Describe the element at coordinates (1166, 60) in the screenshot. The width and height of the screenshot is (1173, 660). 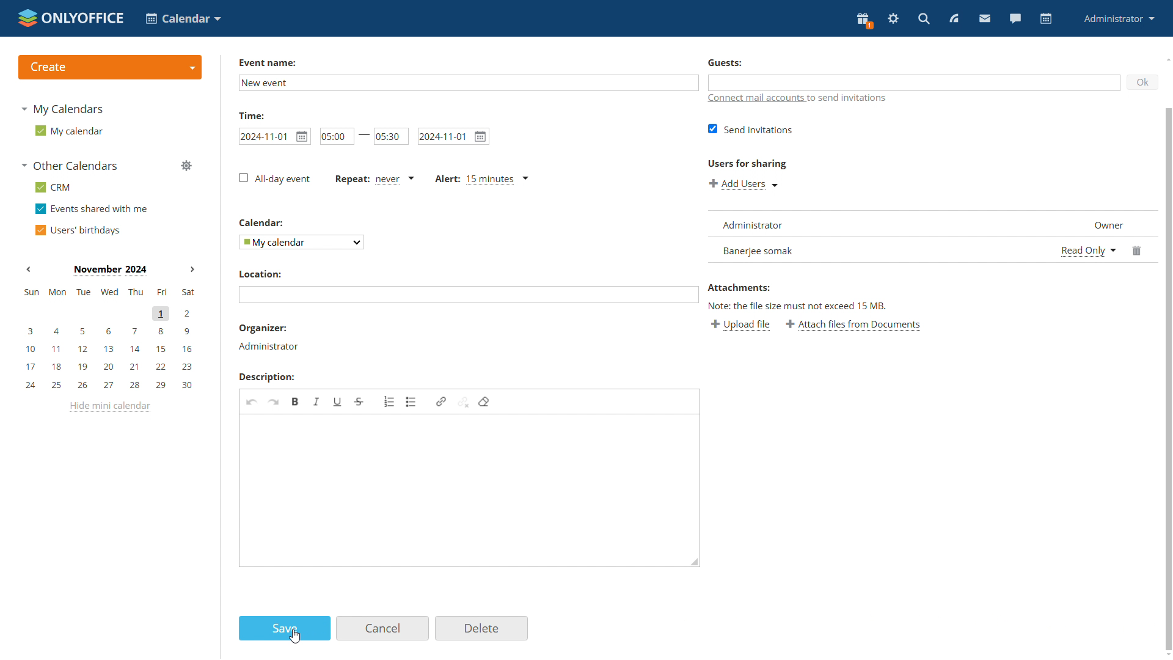
I see `Scroll up` at that location.